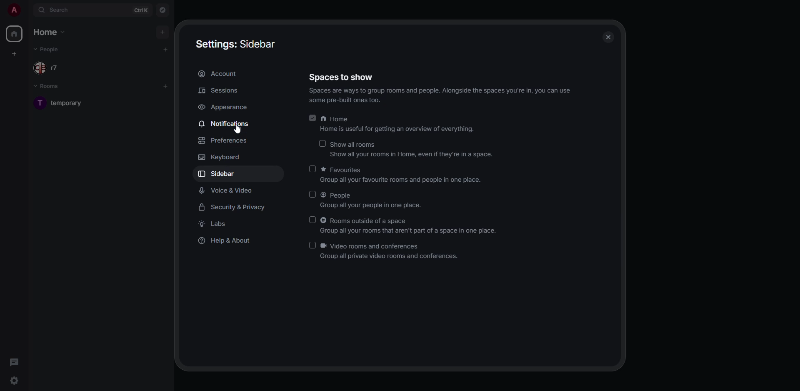  What do you see at coordinates (312, 118) in the screenshot?
I see `enabled` at bounding box center [312, 118].